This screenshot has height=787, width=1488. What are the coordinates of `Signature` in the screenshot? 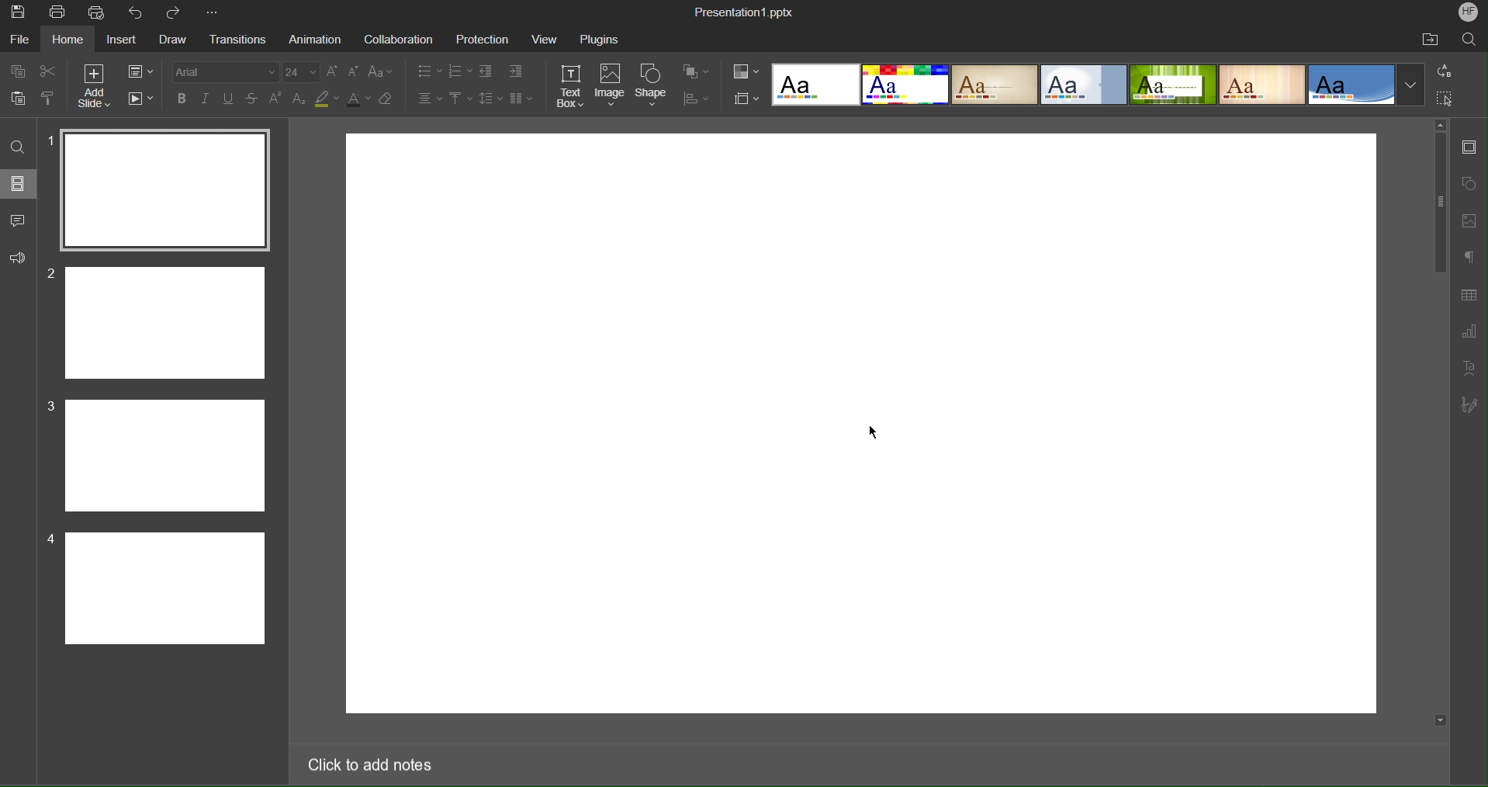 It's located at (1472, 404).